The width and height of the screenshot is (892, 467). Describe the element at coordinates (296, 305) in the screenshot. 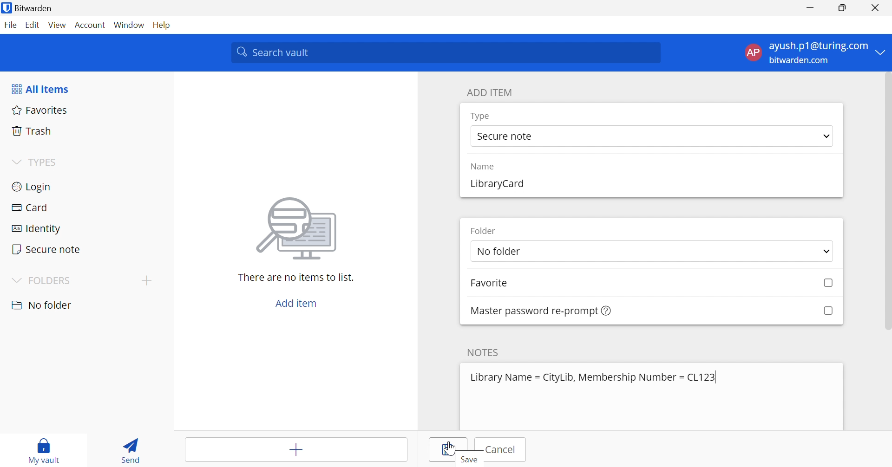

I see `Add item` at that location.